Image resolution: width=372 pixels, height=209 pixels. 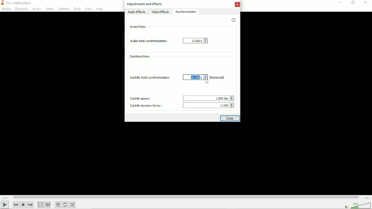 What do you see at coordinates (24, 205) in the screenshot?
I see `Stop playlist` at bounding box center [24, 205].